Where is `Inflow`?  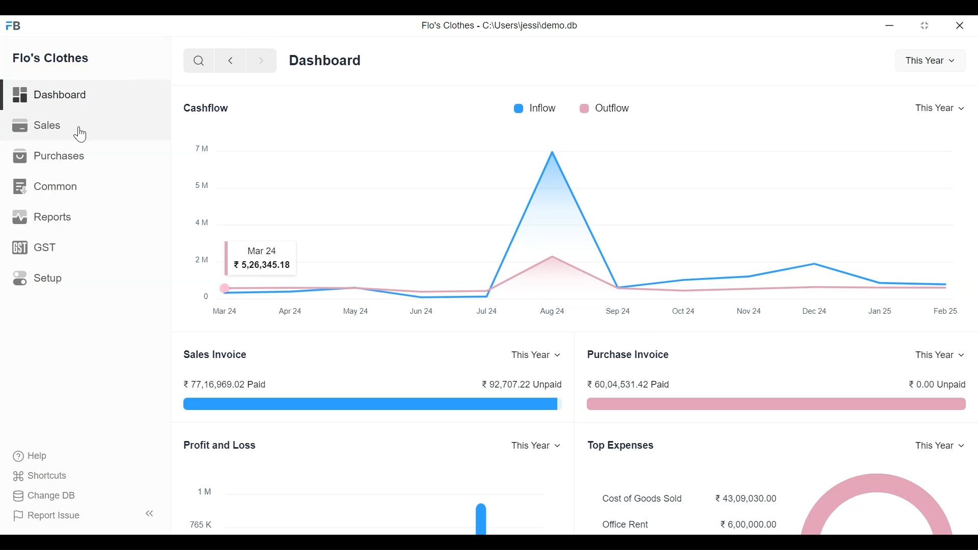 Inflow is located at coordinates (542, 107).